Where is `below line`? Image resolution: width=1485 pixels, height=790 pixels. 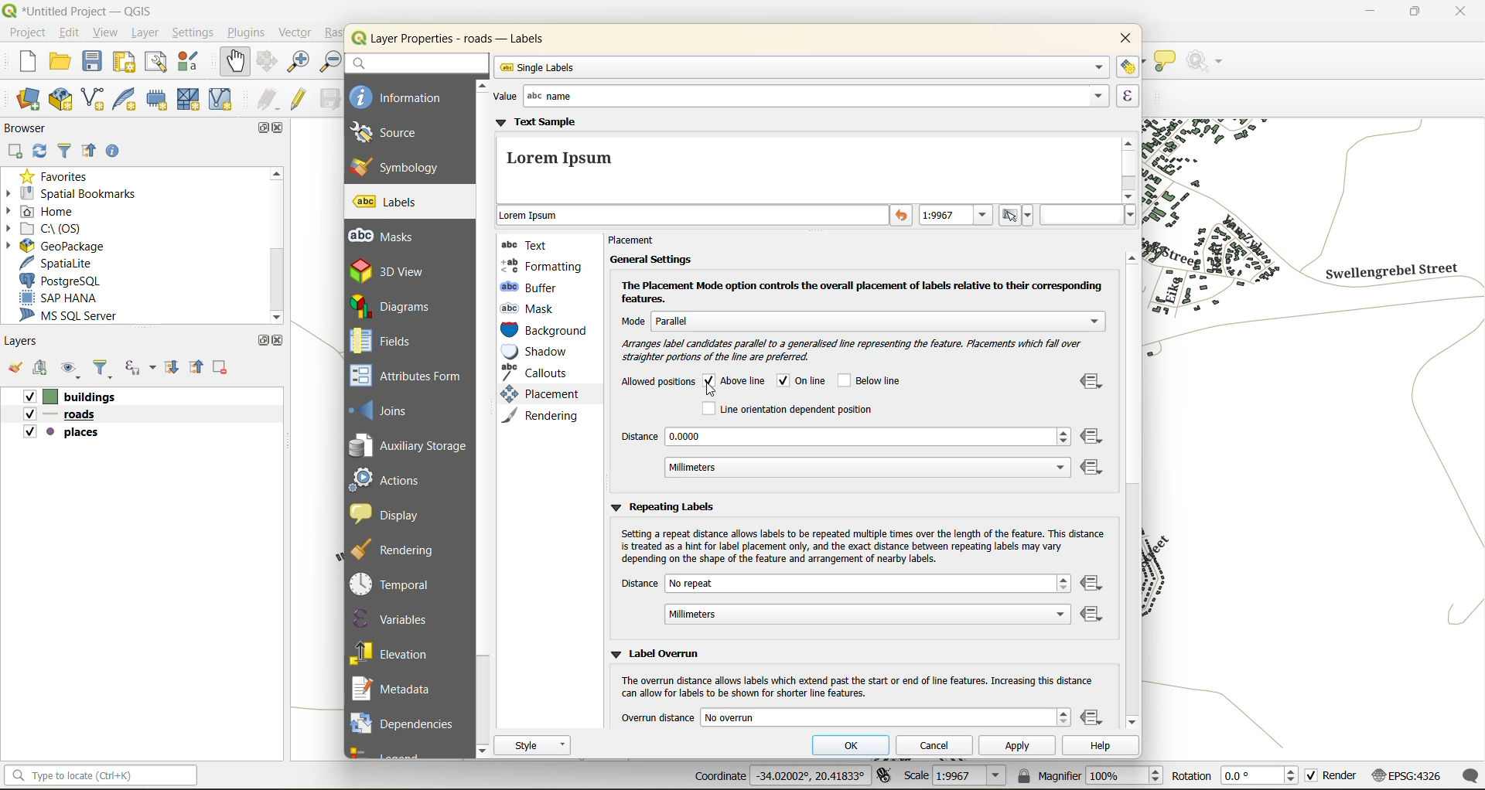 below line is located at coordinates (875, 380).